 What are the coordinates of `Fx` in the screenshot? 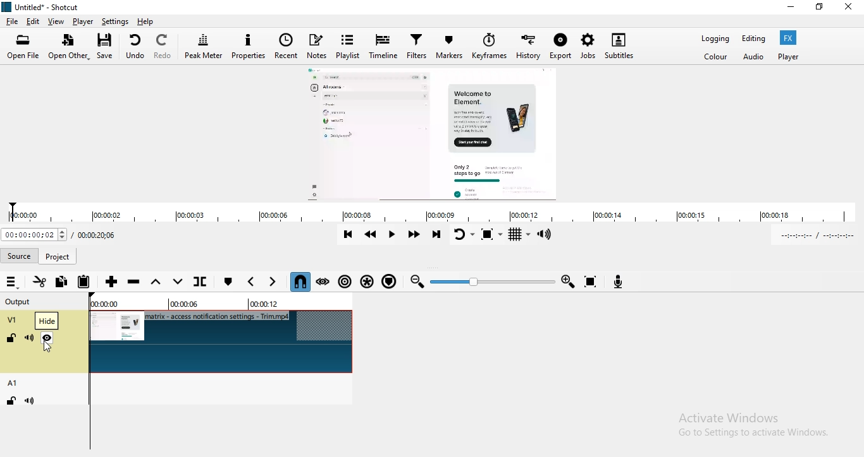 It's located at (790, 38).